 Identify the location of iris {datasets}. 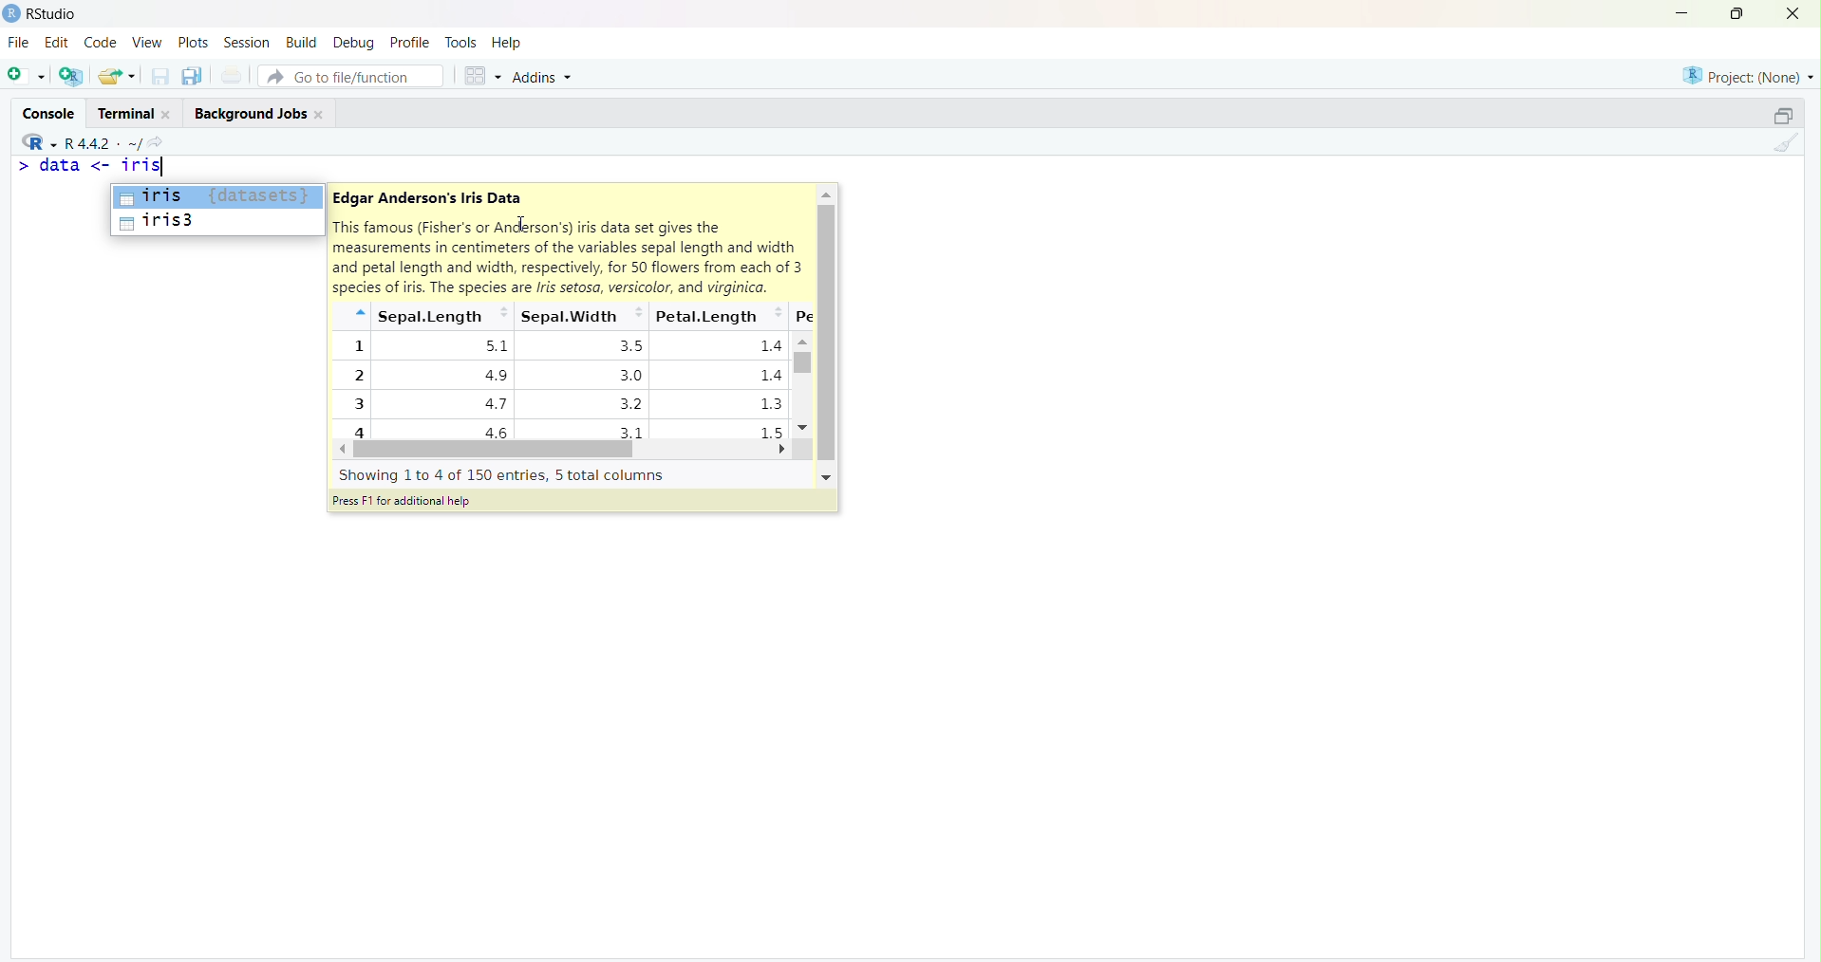
(216, 196).